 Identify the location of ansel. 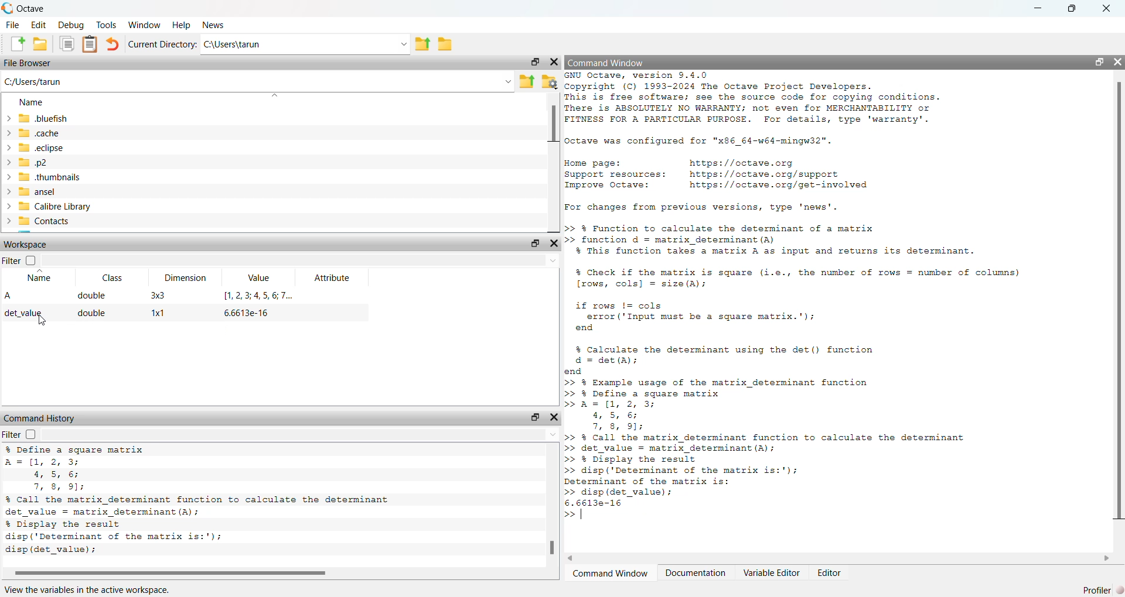
(33, 192).